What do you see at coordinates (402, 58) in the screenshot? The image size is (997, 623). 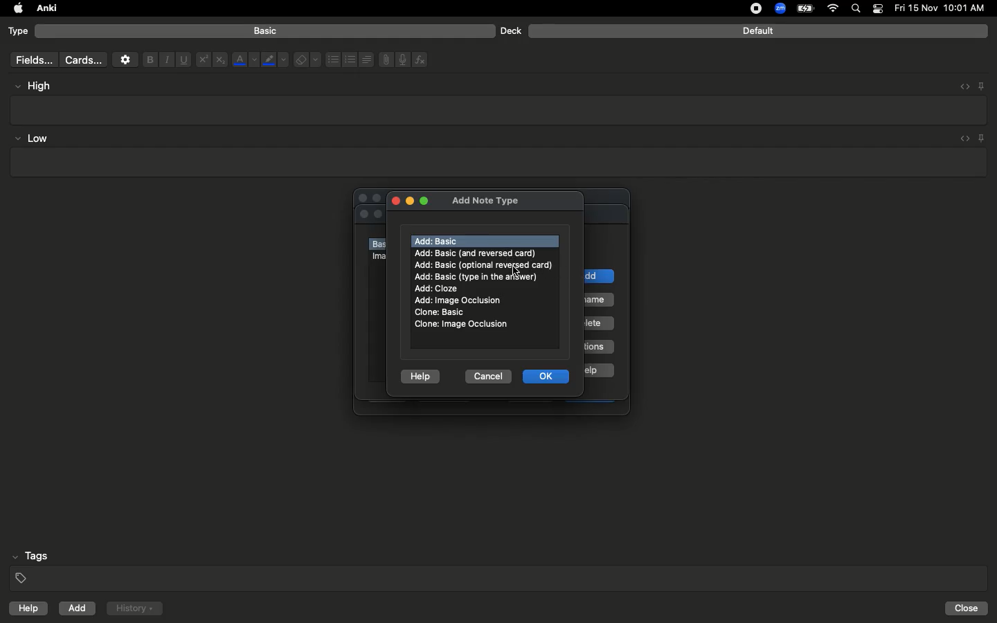 I see `Voice recorder` at bounding box center [402, 58].